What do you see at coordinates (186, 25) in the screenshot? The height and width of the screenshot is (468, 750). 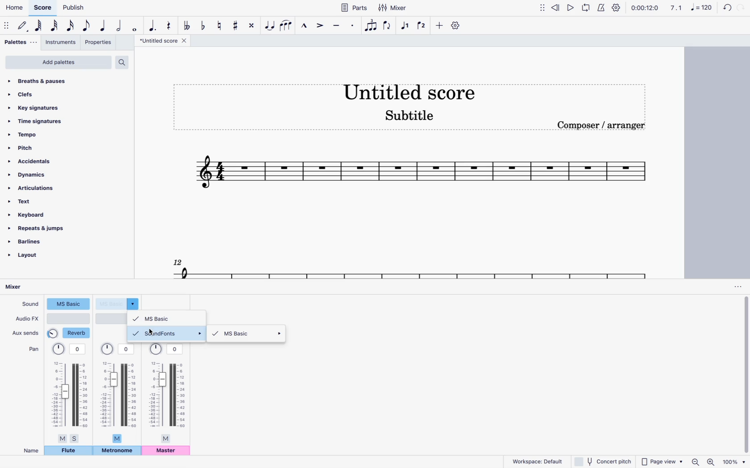 I see `toggle double flat` at bounding box center [186, 25].